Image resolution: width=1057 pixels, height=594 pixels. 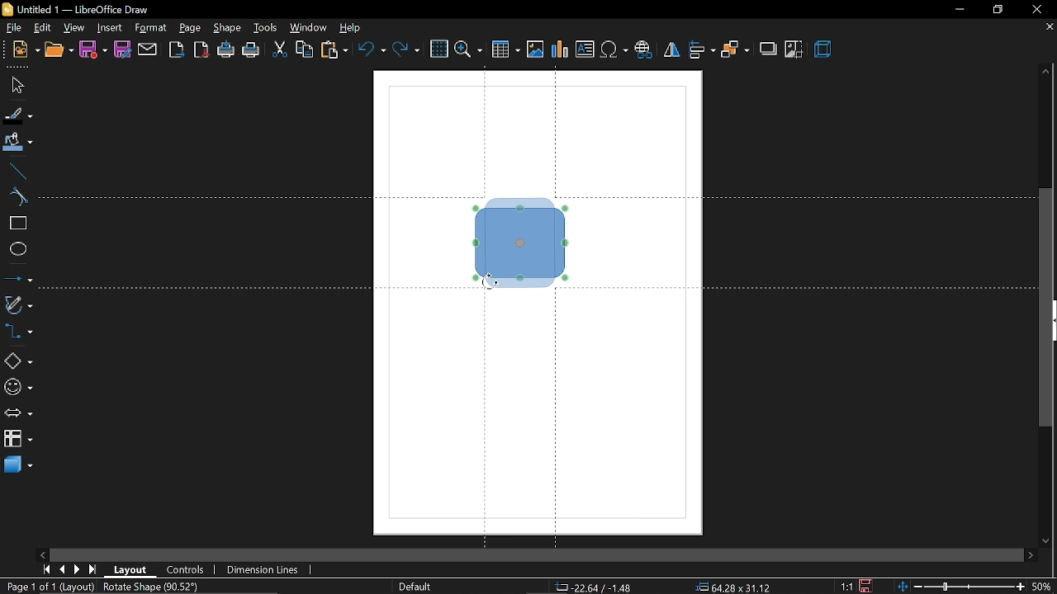 What do you see at coordinates (439, 49) in the screenshot?
I see `grid` at bounding box center [439, 49].